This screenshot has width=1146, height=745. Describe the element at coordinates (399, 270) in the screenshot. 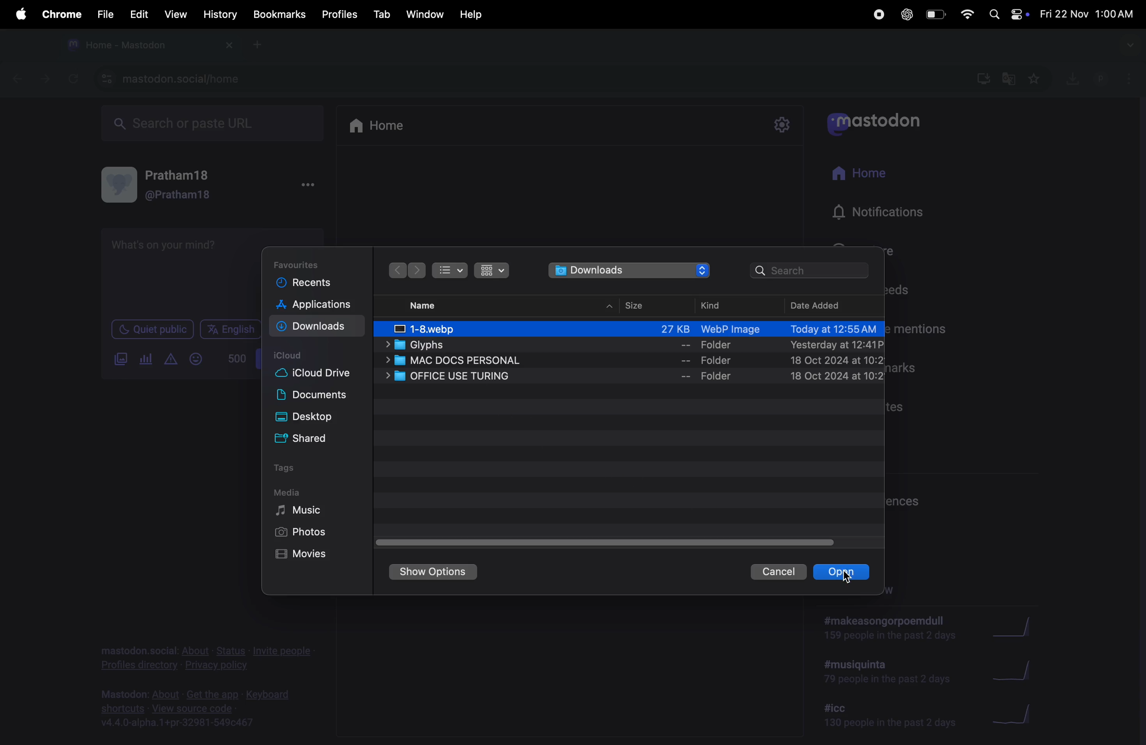

I see `forward` at that location.